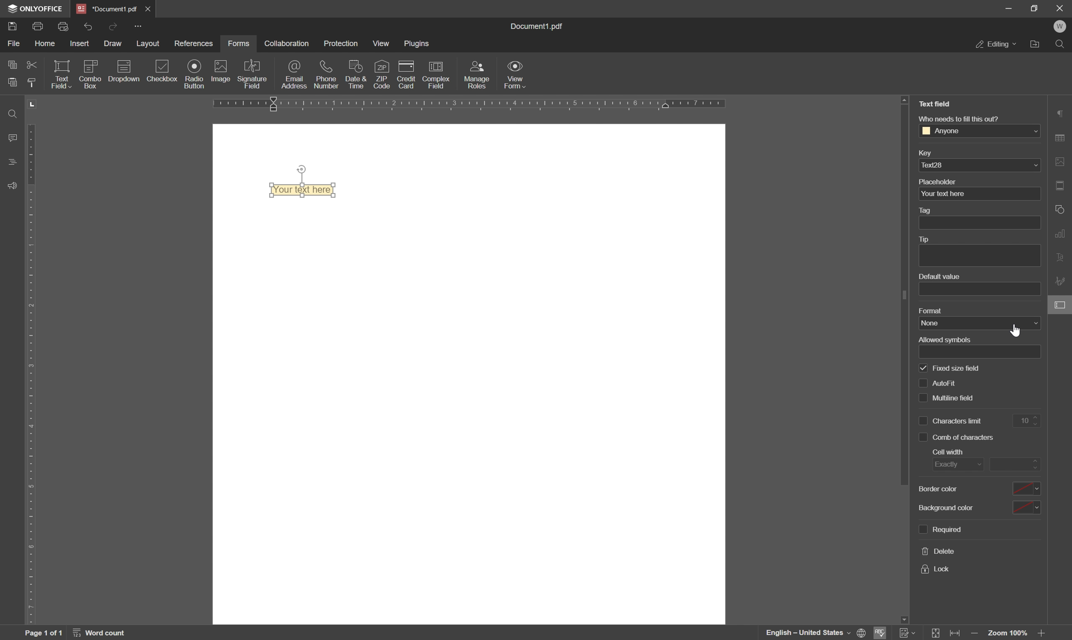 The width and height of the screenshot is (1072, 640). What do you see at coordinates (1060, 185) in the screenshot?
I see `header and footer settings` at bounding box center [1060, 185].